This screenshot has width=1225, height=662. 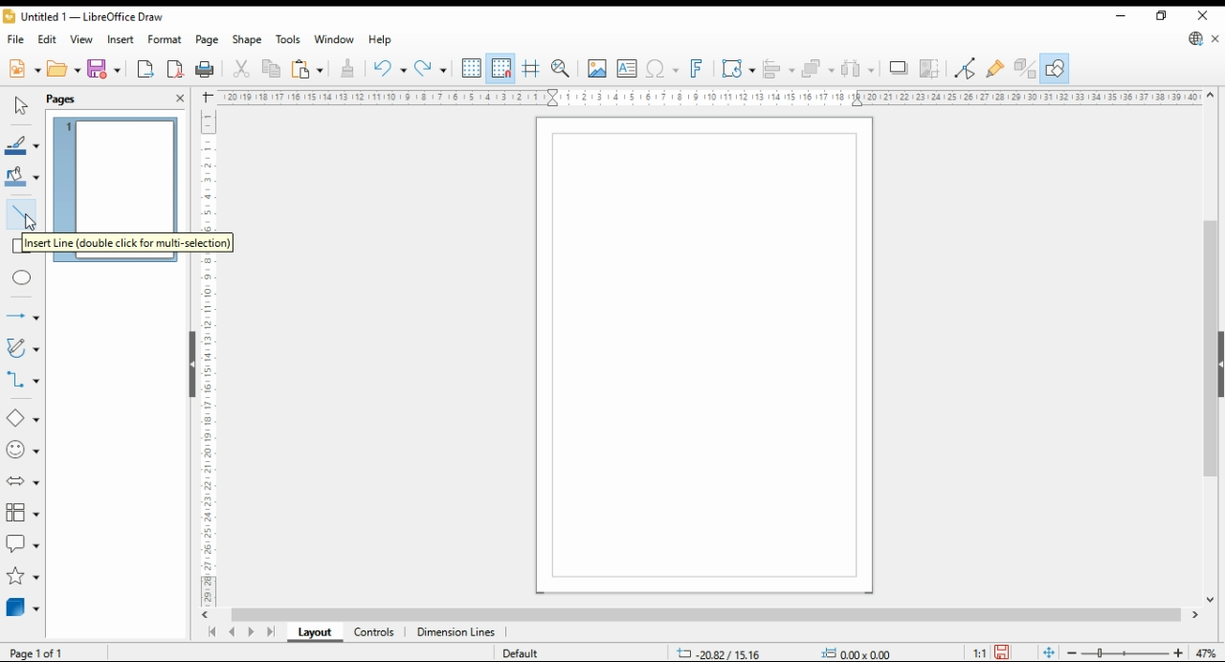 I want to click on window, so click(x=335, y=41).